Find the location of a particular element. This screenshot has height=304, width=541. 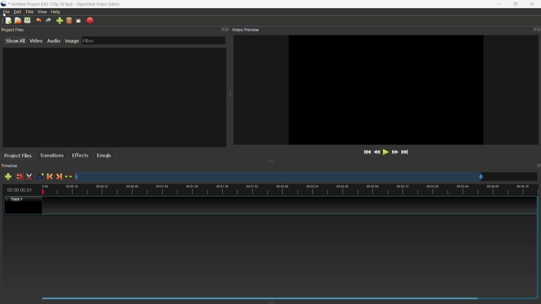

app icon is located at coordinates (4, 4).